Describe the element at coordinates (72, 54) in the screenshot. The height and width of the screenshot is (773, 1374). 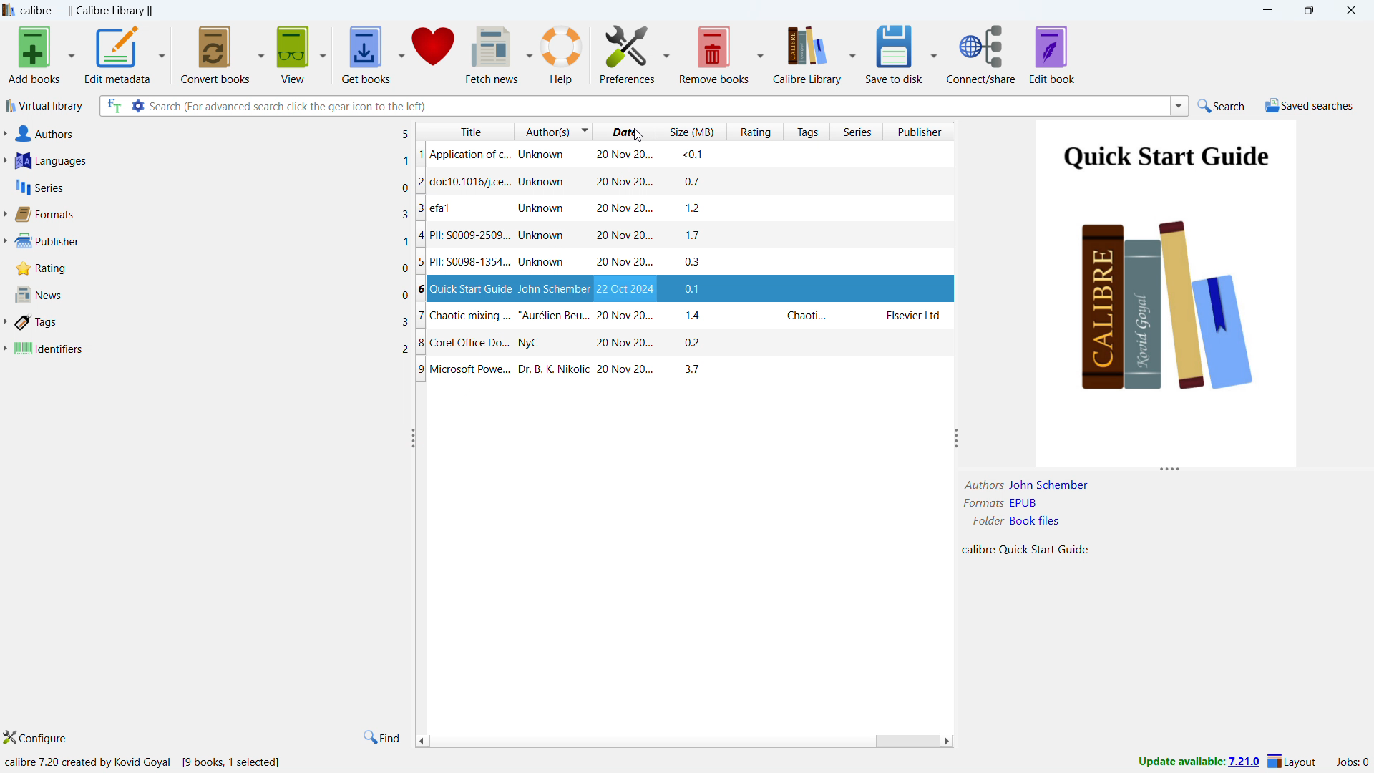
I see `add books options` at that location.